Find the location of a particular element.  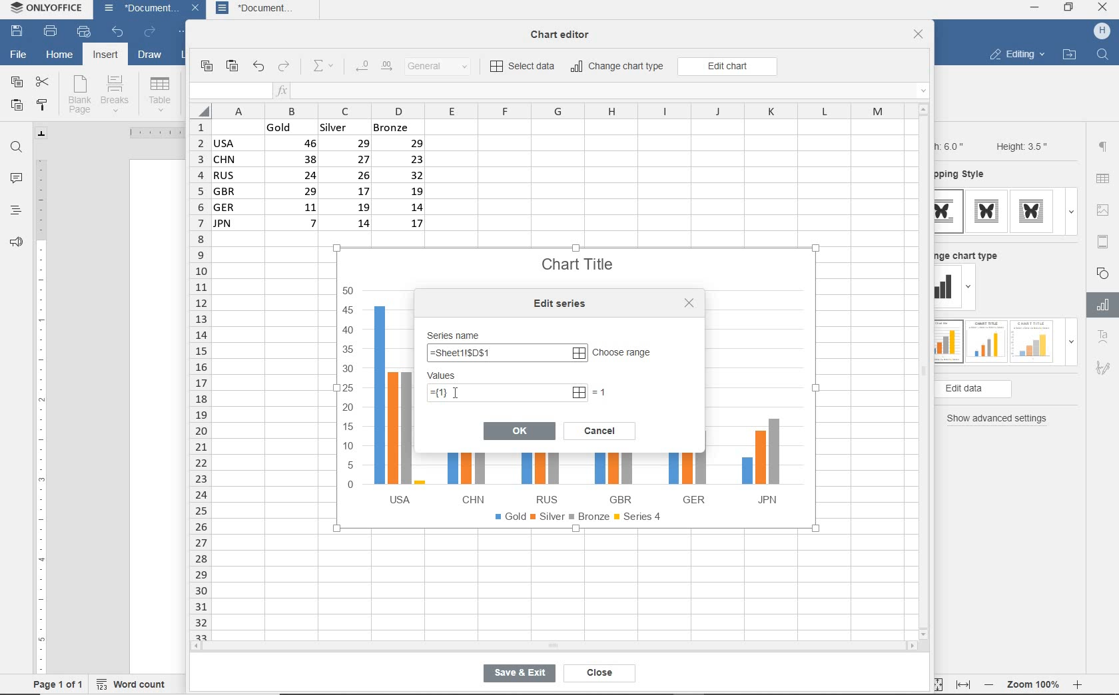

Width: 6.0" is located at coordinates (952, 145).